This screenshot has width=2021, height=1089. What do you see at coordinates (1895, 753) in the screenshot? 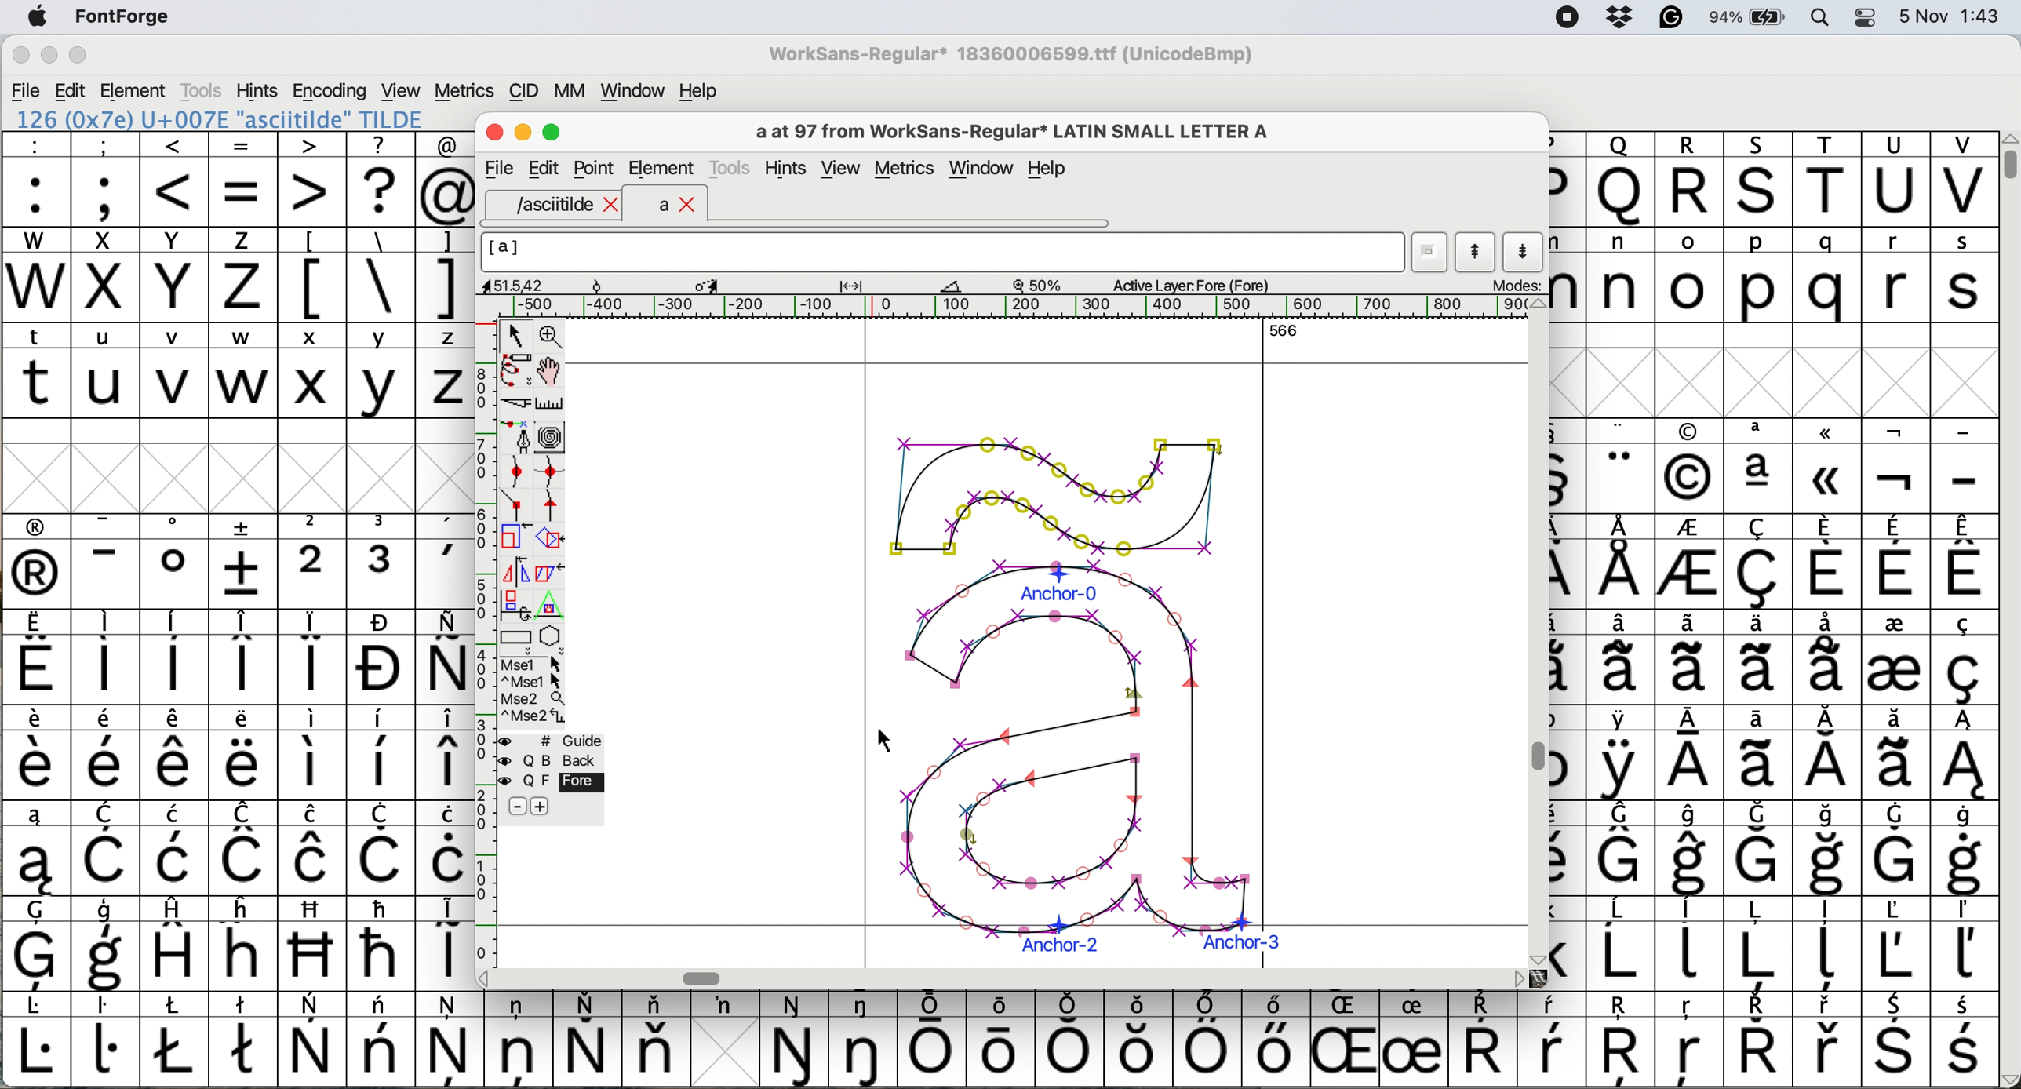
I see `symbol` at bounding box center [1895, 753].